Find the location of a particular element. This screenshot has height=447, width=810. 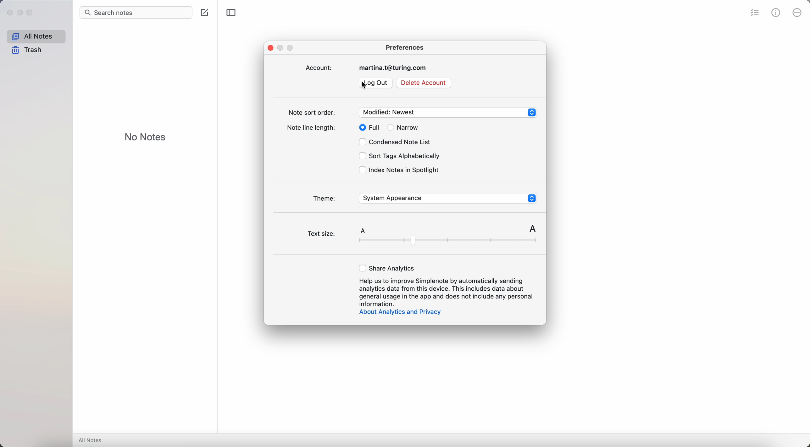

close Simplenote is located at coordinates (10, 13).